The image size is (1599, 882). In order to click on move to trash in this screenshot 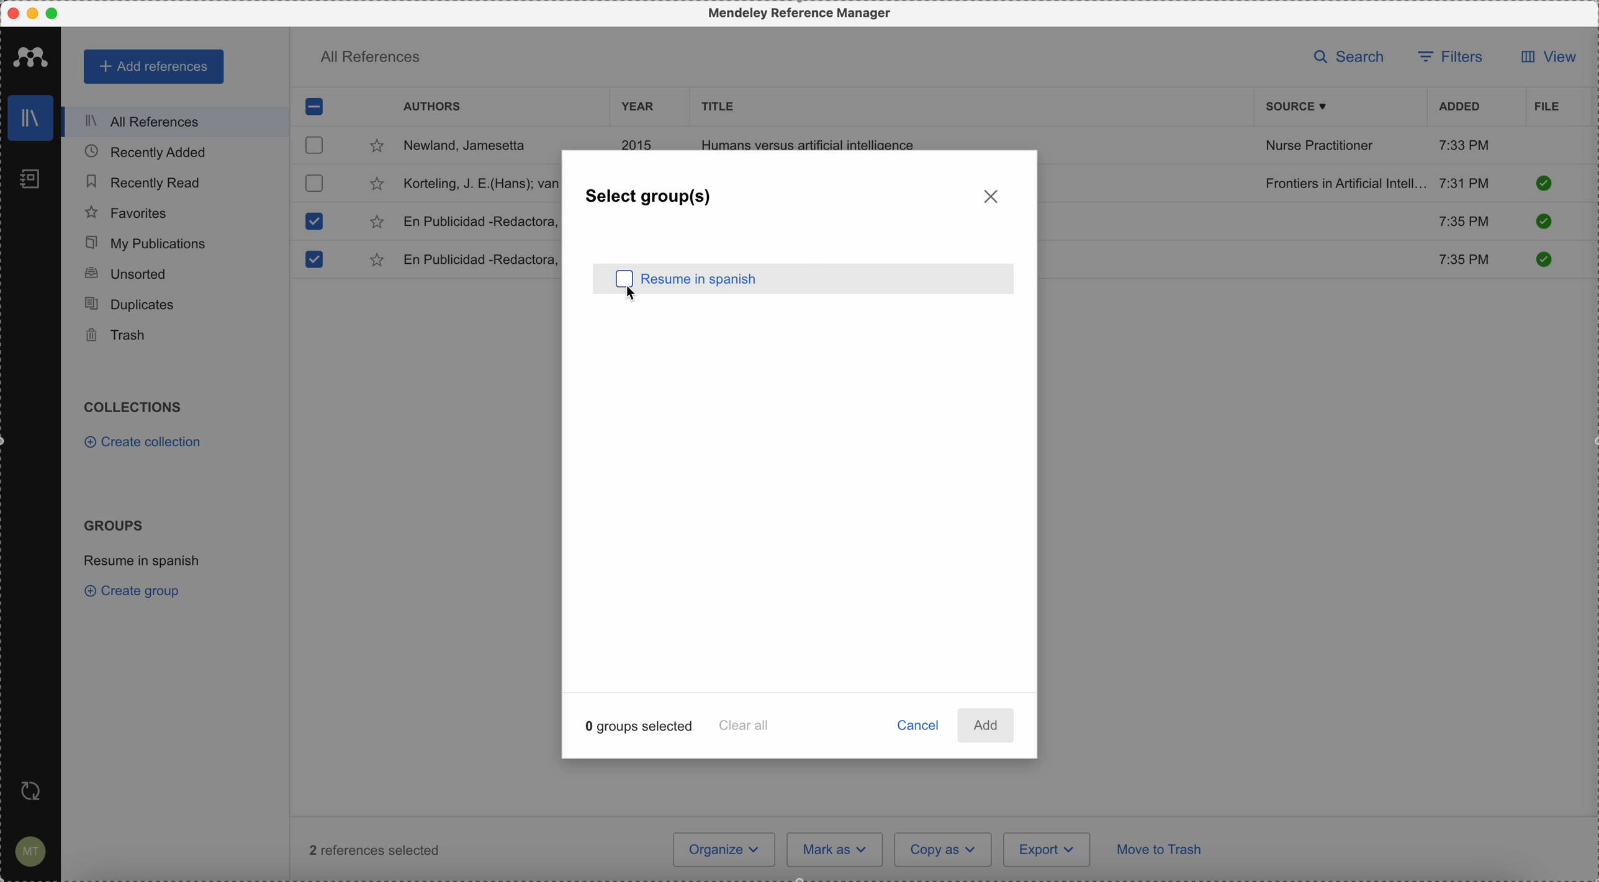, I will do `click(1161, 852)`.